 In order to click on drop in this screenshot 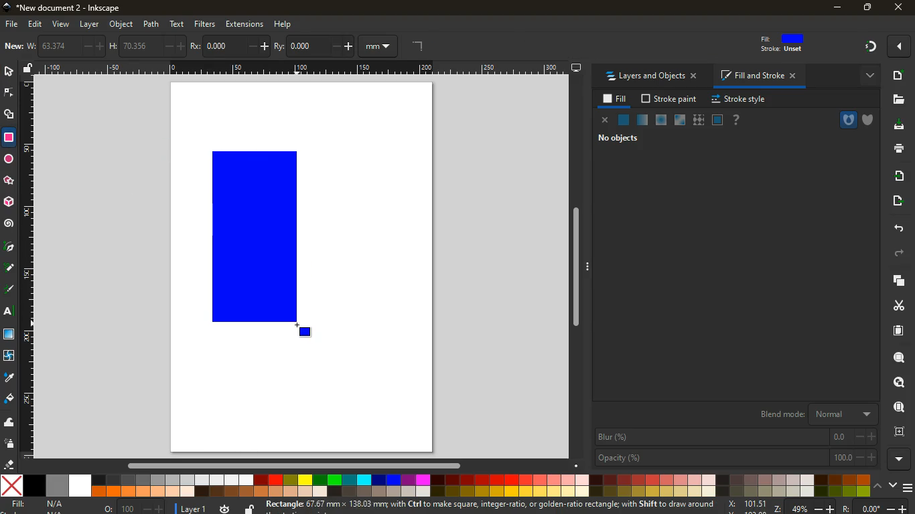, I will do `click(10, 377)`.